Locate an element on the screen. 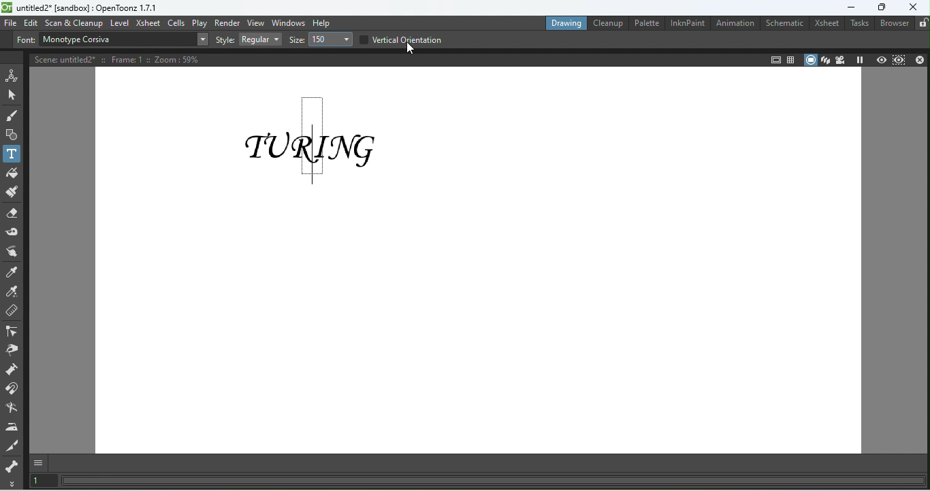  Windows is located at coordinates (289, 22).